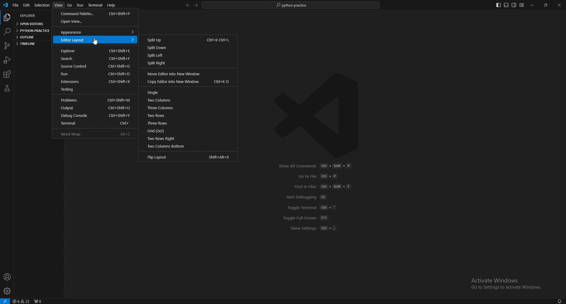  Describe the element at coordinates (94, 50) in the screenshot. I see `explorer ctrl+shift+e` at that location.